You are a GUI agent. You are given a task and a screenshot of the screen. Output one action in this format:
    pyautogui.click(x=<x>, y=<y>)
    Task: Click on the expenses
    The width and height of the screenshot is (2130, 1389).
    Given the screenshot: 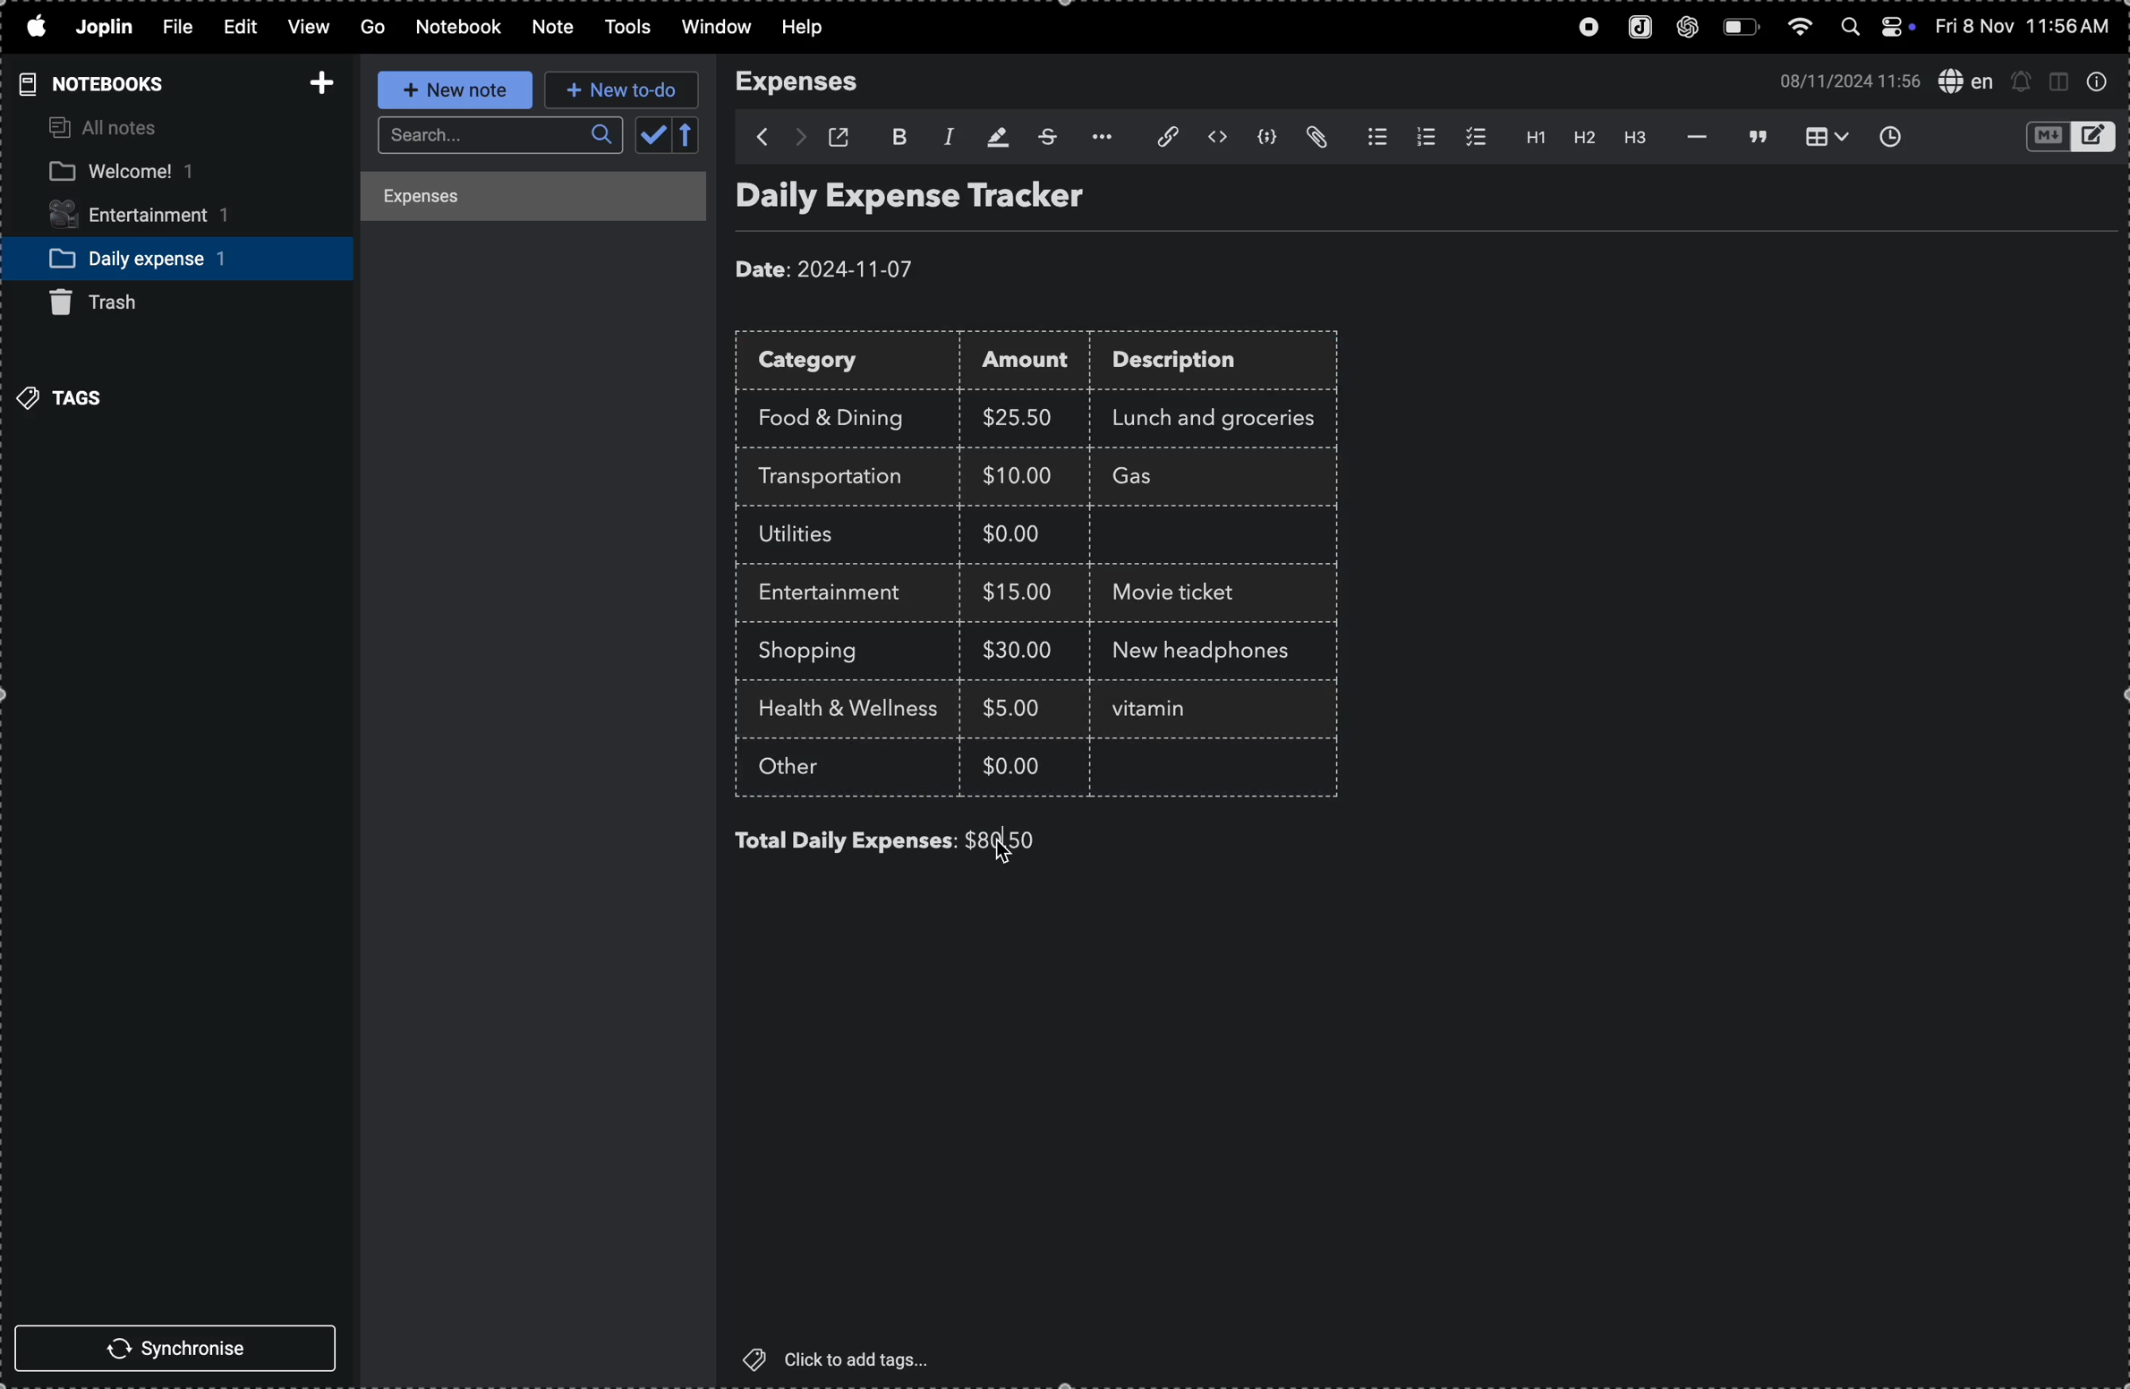 What is the action you would take?
    pyautogui.click(x=517, y=200)
    